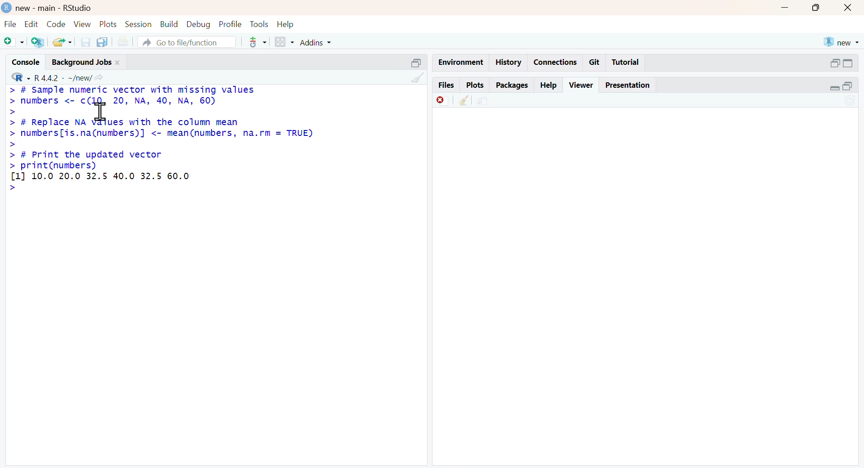  What do you see at coordinates (118, 63) in the screenshot?
I see `close` at bounding box center [118, 63].